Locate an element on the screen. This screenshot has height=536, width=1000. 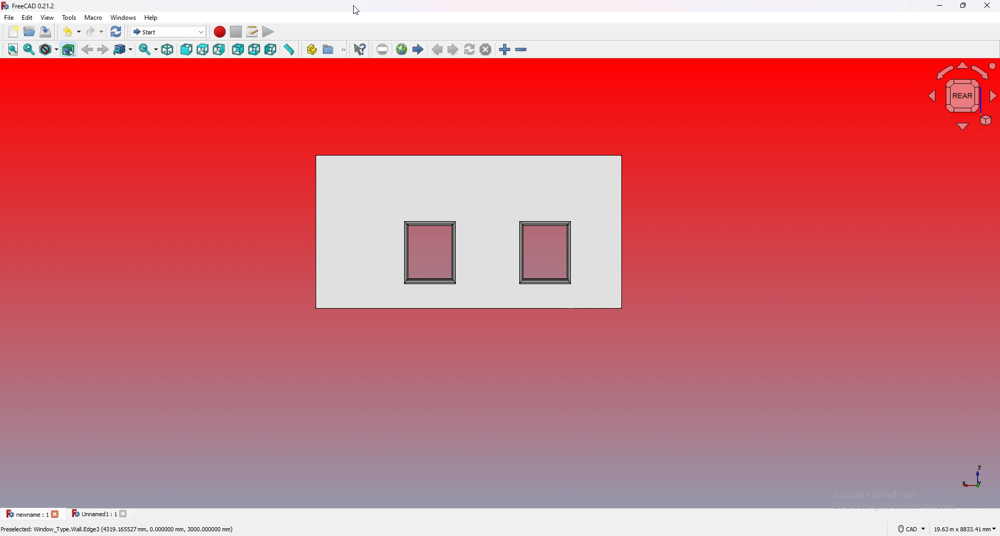
fit selection is located at coordinates (30, 49).